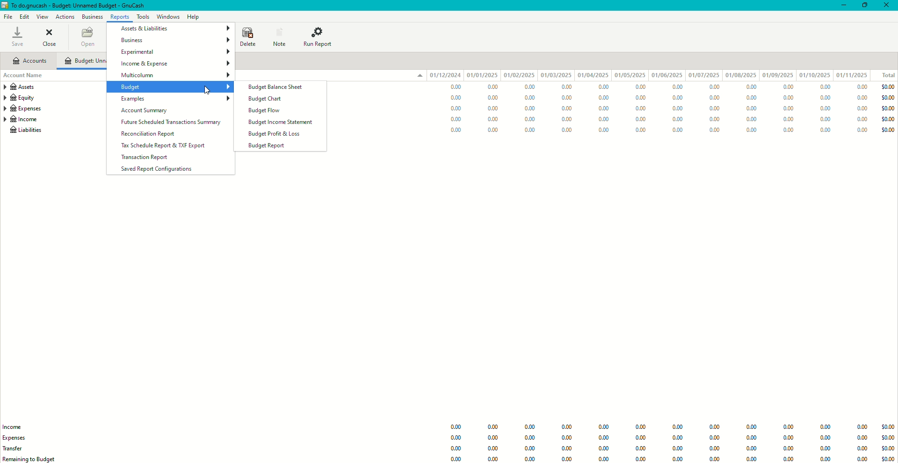  What do you see at coordinates (861, 108) in the screenshot?
I see `0.00` at bounding box center [861, 108].